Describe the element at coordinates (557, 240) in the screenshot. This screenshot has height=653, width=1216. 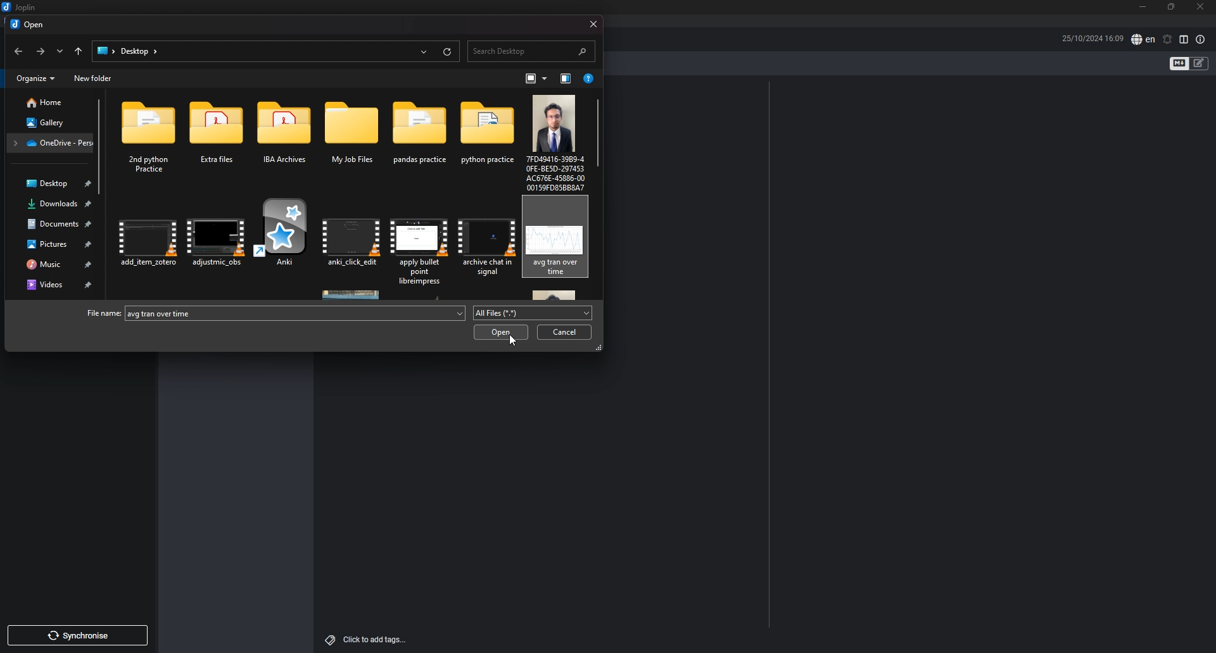
I see `avg. brand over tine` at that location.